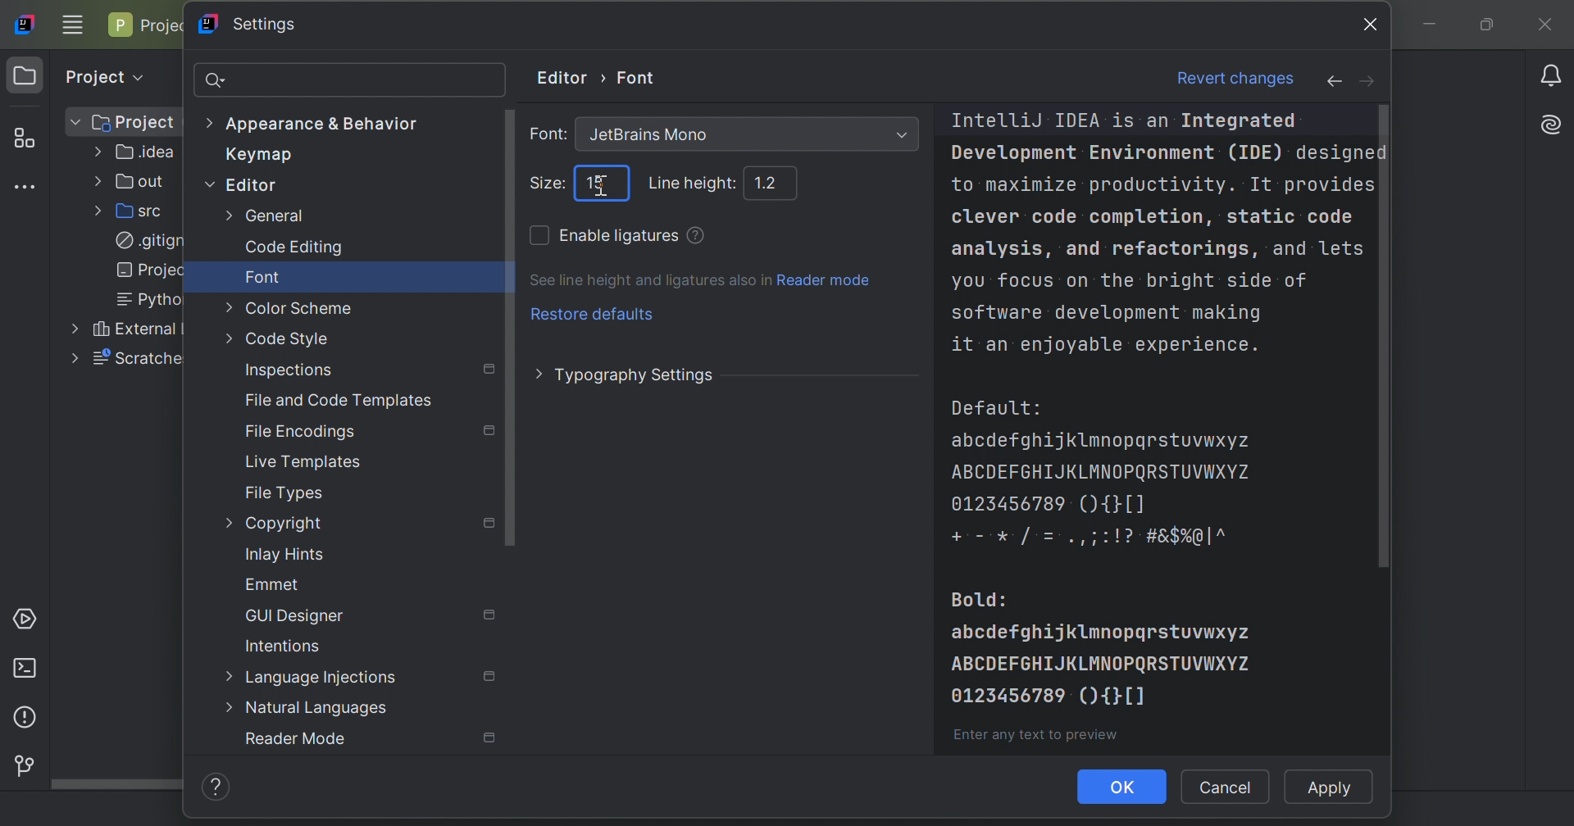 The width and height of the screenshot is (1574, 826). Describe the element at coordinates (697, 234) in the screenshot. I see `Use several characters as a single ligature. Ligatures enhance code readability. Use the section below to preview the changes.` at that location.